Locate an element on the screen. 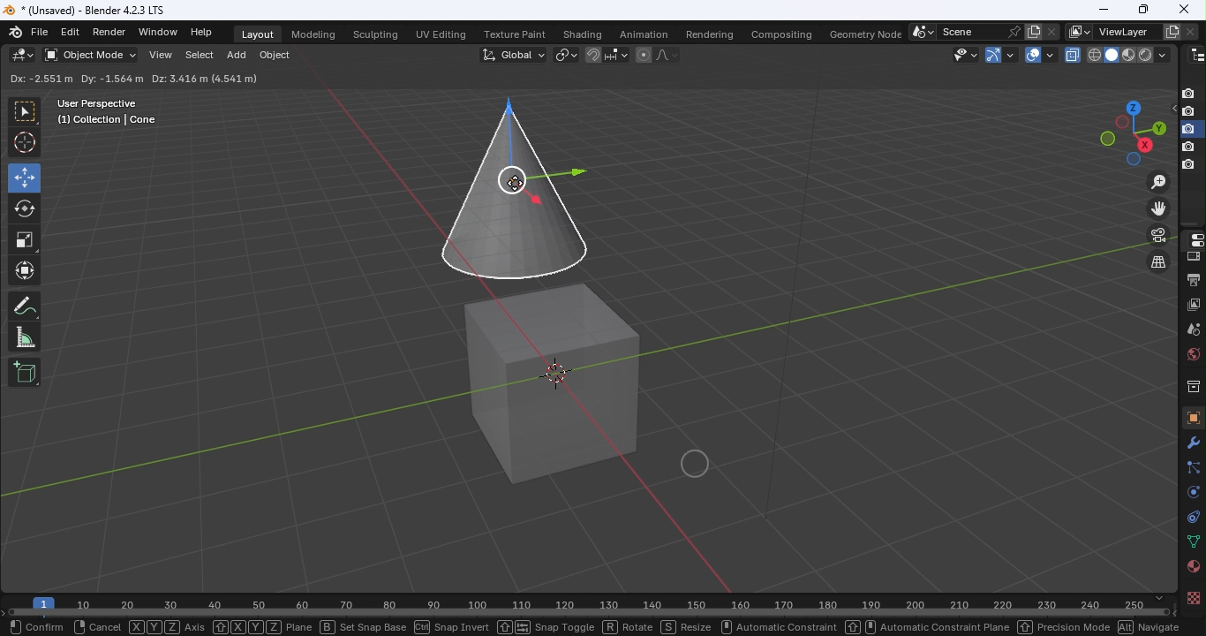 Image resolution: width=1206 pixels, height=636 pixels. Scene is located at coordinates (1193, 329).